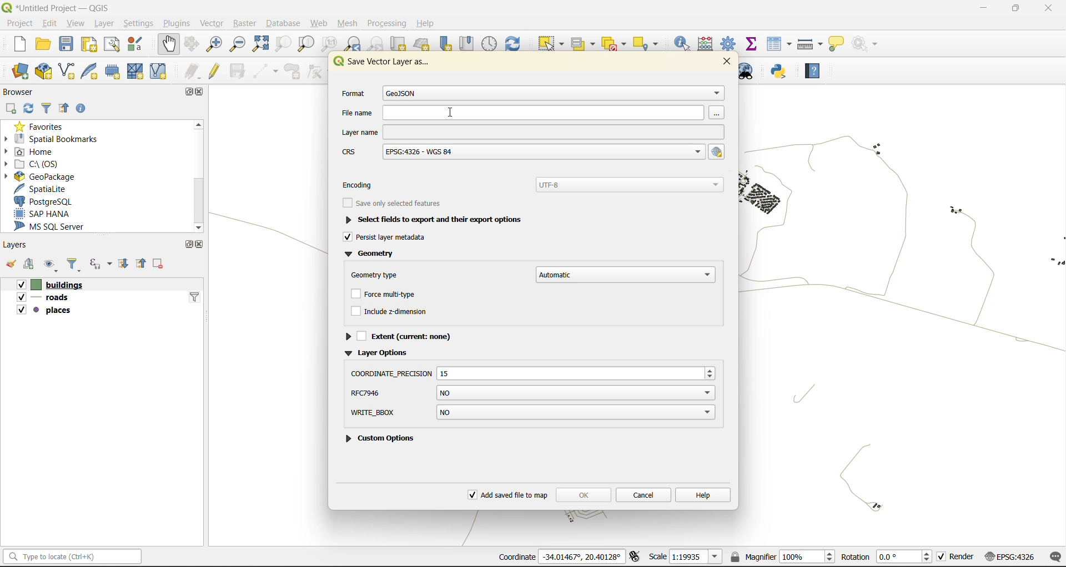  I want to click on close, so click(724, 62).